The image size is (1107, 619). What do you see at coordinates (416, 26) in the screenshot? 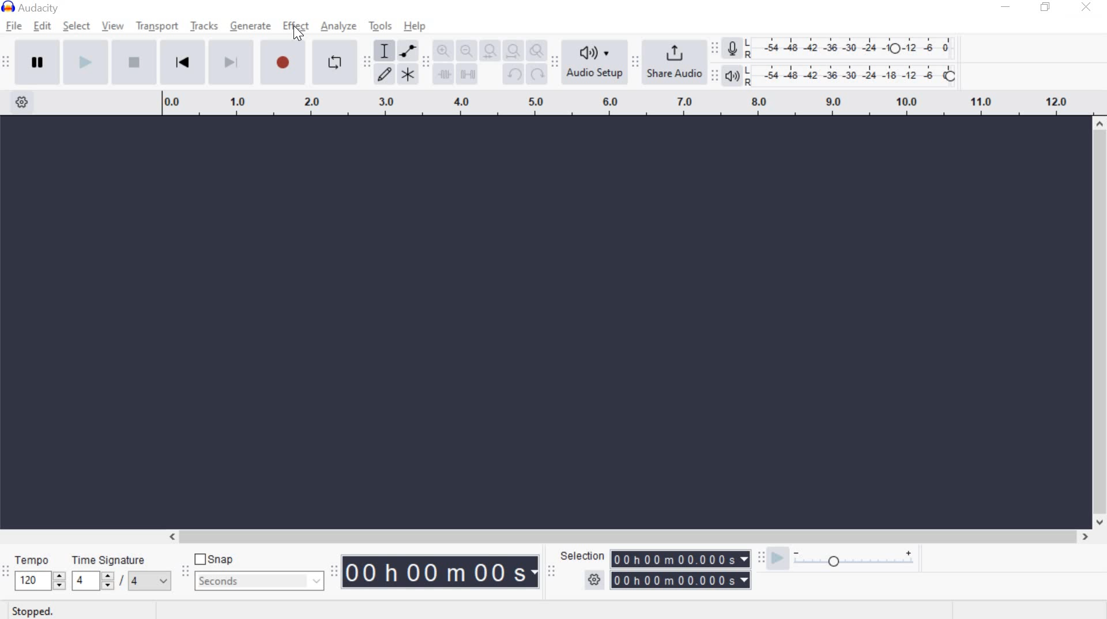
I see `help` at bounding box center [416, 26].